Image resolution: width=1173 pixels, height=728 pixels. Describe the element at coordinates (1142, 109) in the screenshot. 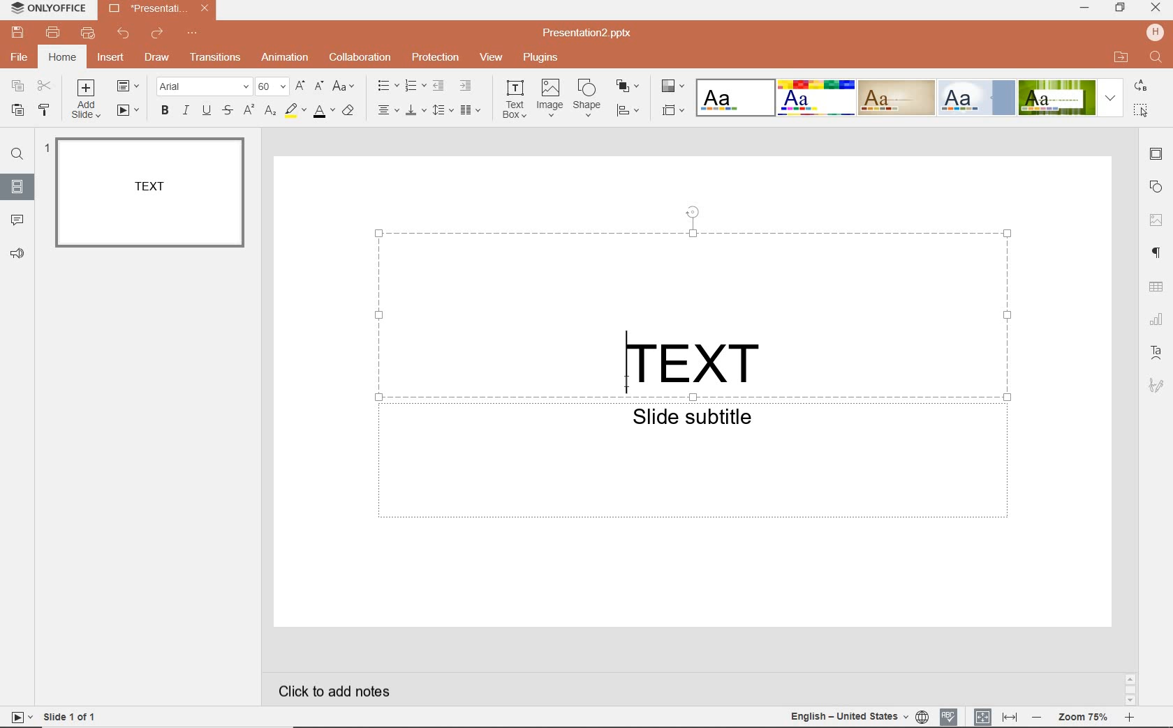

I see `select` at that location.